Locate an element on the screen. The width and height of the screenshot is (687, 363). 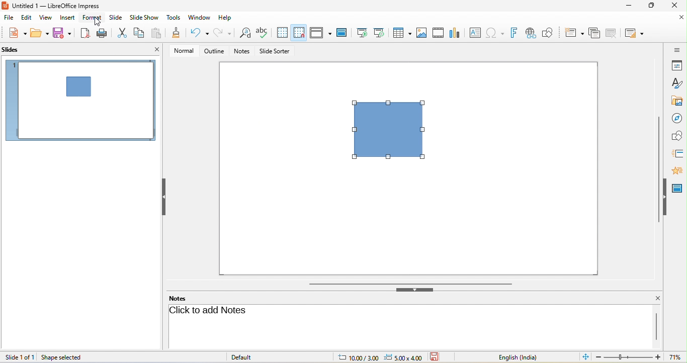
horizontal scroll bar is located at coordinates (411, 284).